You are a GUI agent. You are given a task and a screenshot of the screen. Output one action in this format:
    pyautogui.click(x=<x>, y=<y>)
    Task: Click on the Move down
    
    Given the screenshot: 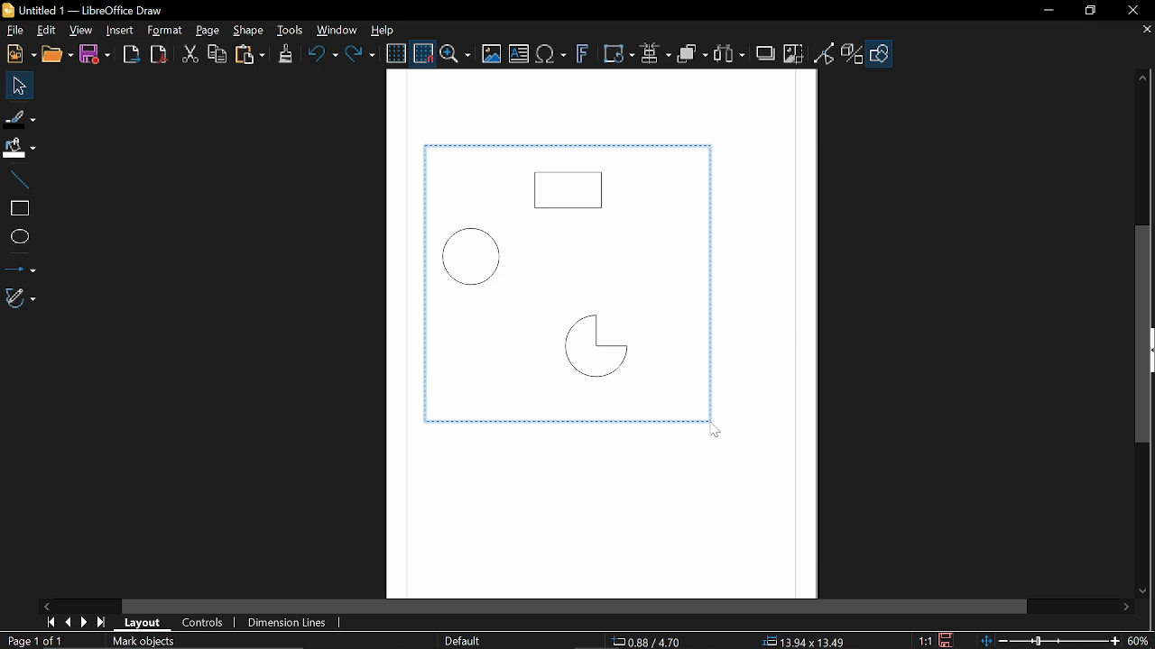 What is the action you would take?
    pyautogui.click(x=1145, y=591)
    